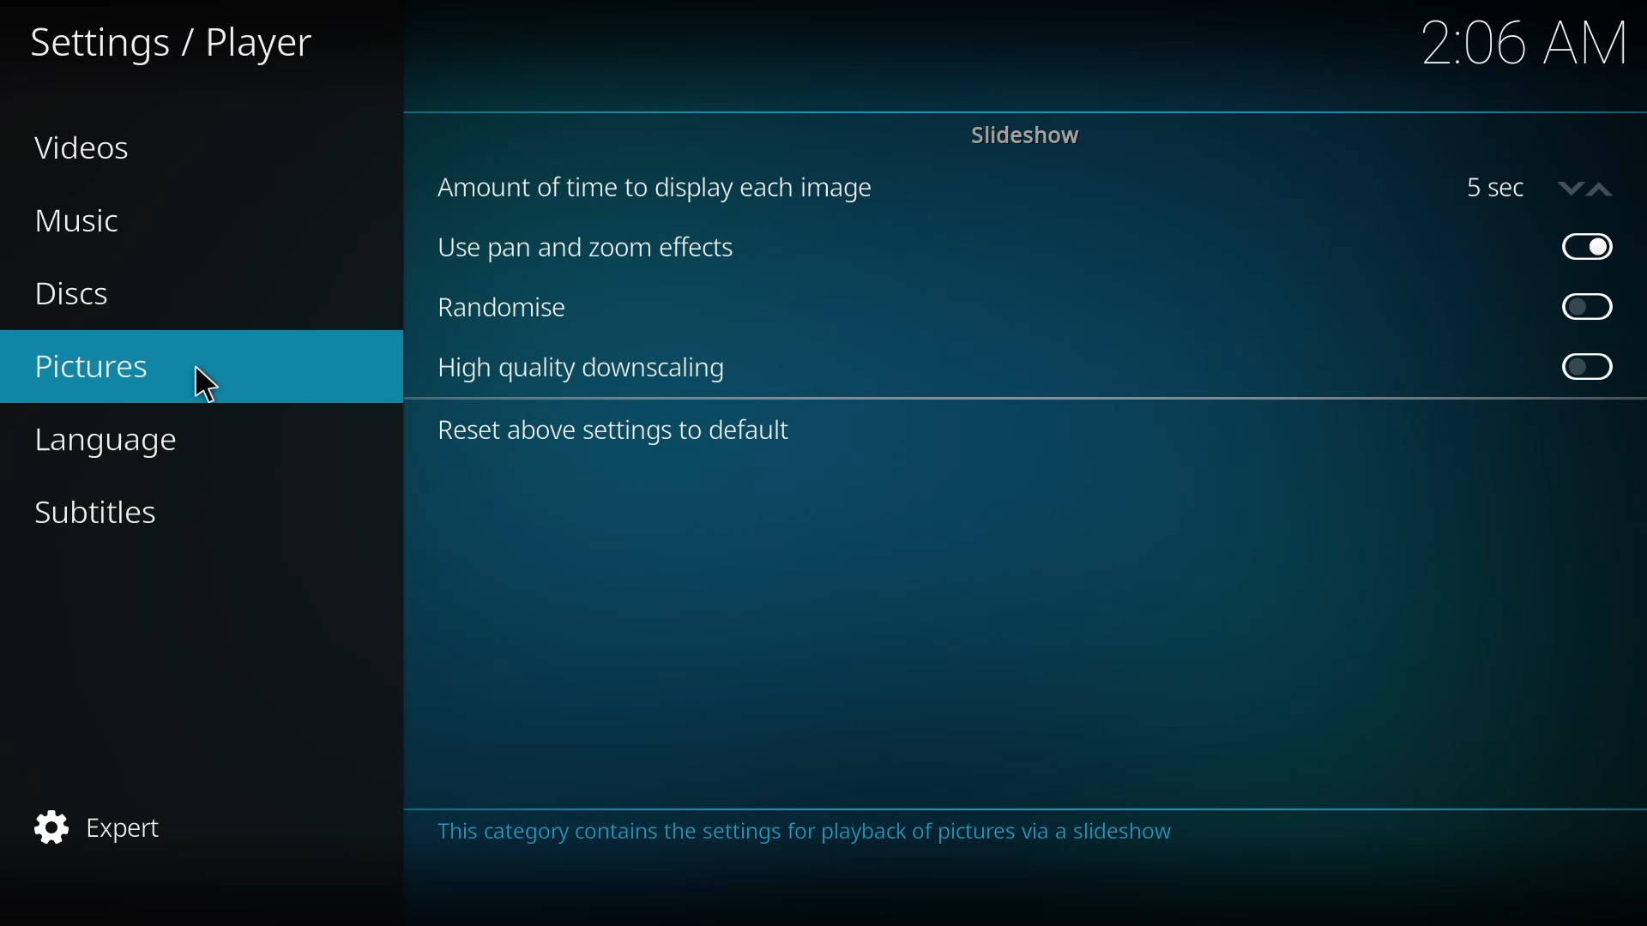  I want to click on discs, so click(75, 291).